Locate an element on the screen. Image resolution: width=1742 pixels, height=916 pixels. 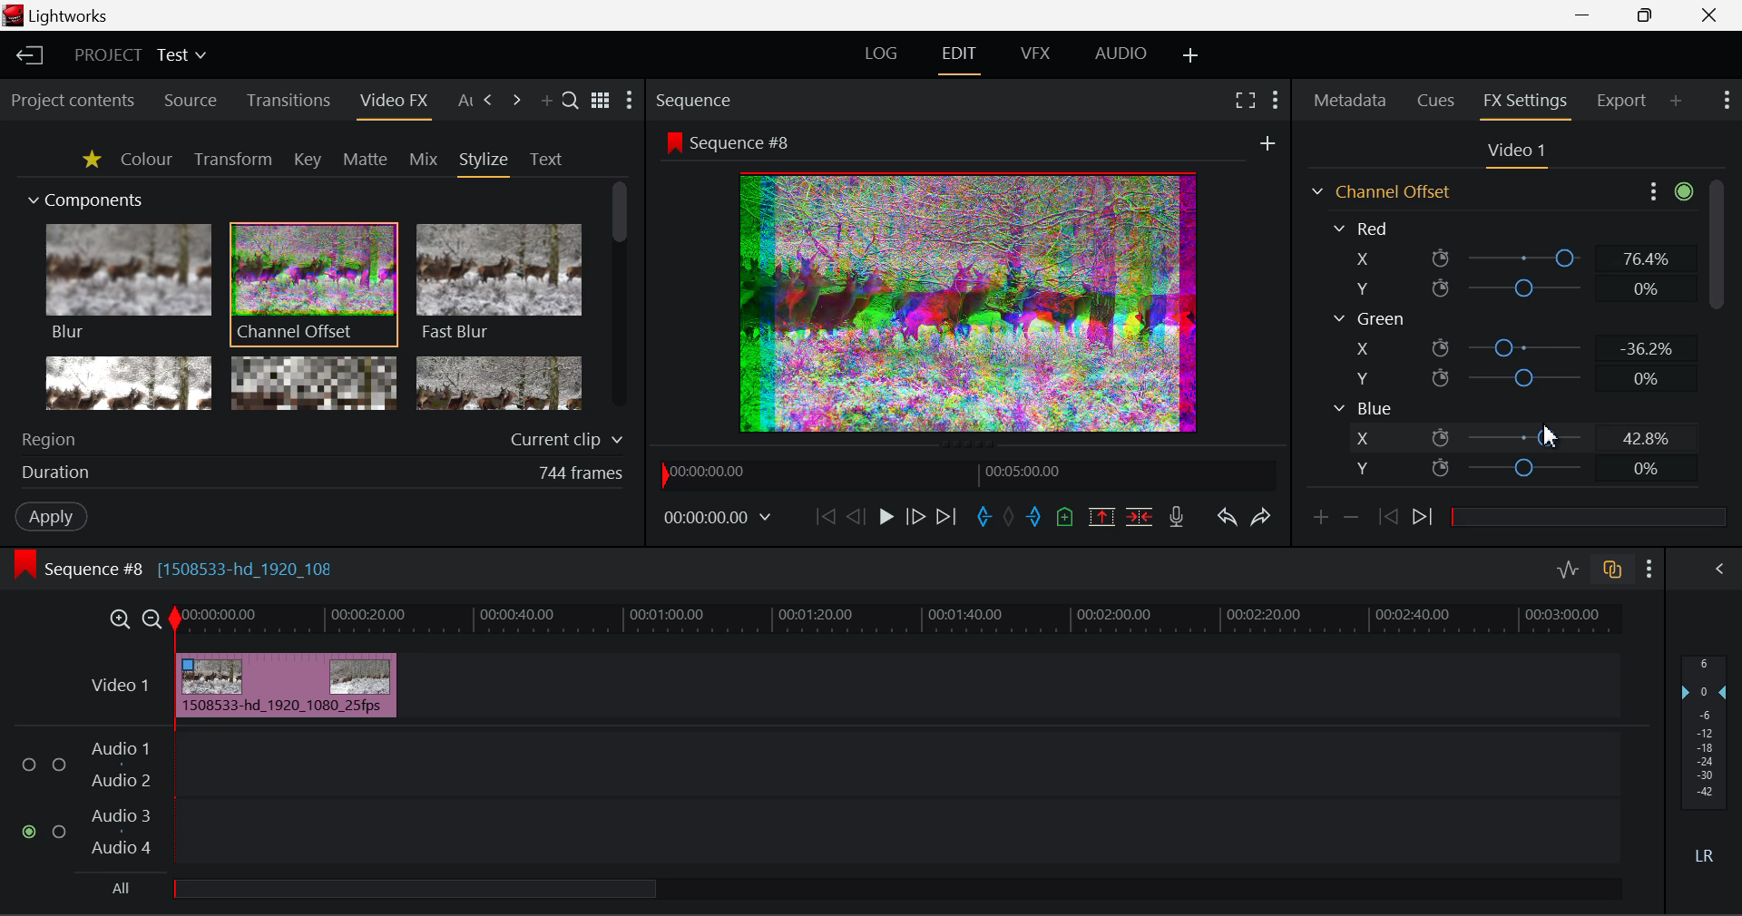
Next keyframe is located at coordinates (1425, 520).